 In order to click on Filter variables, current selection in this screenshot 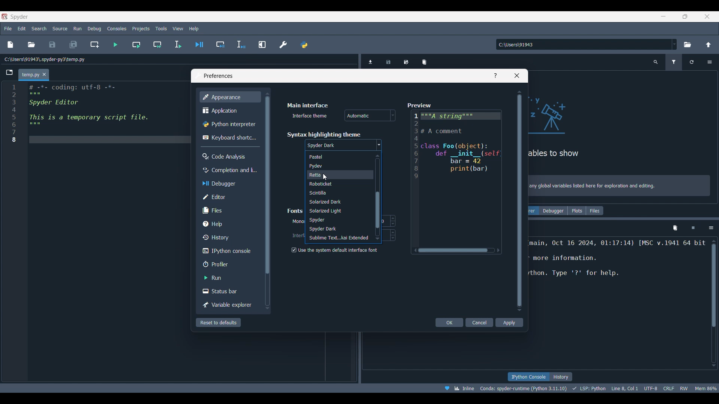, I will do `click(674, 62)`.